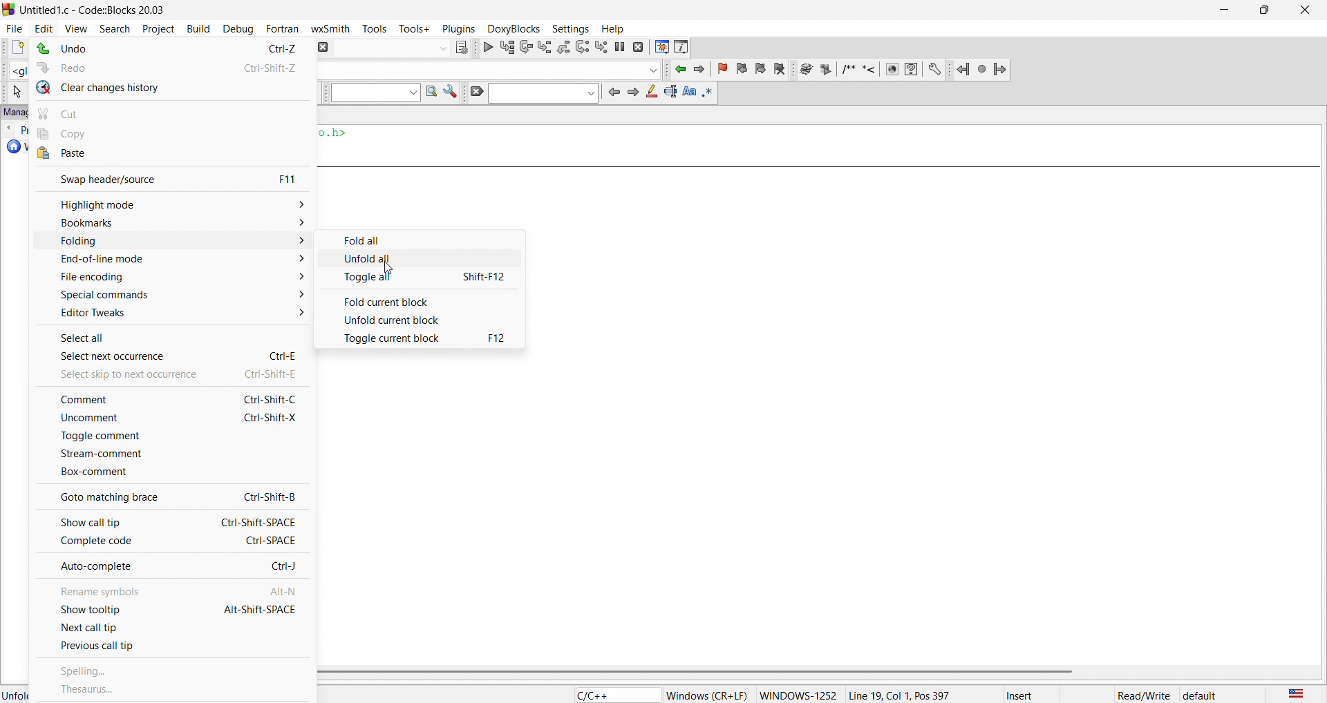 This screenshot has height=703, width=1327. What do you see at coordinates (543, 93) in the screenshot?
I see `inputbox` at bounding box center [543, 93].